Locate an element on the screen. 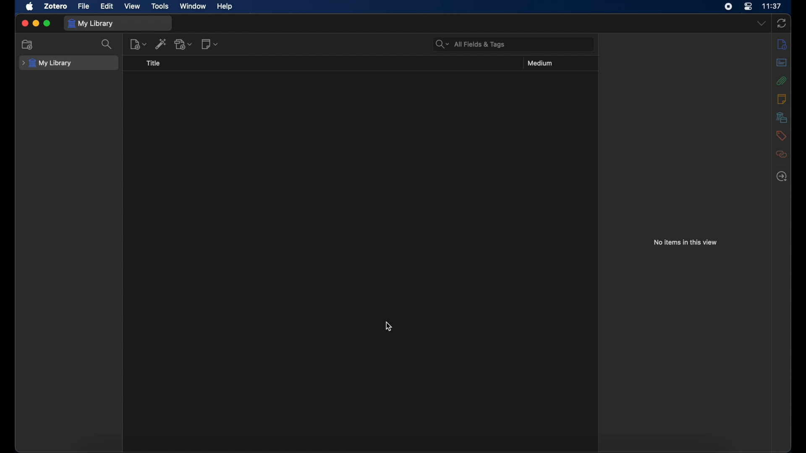 The width and height of the screenshot is (806, 453). abstract is located at coordinates (781, 62).